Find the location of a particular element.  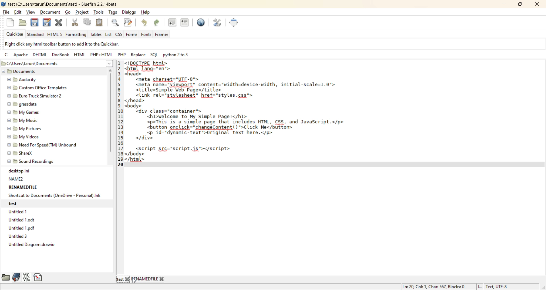

Audacity is located at coordinates (21, 78).